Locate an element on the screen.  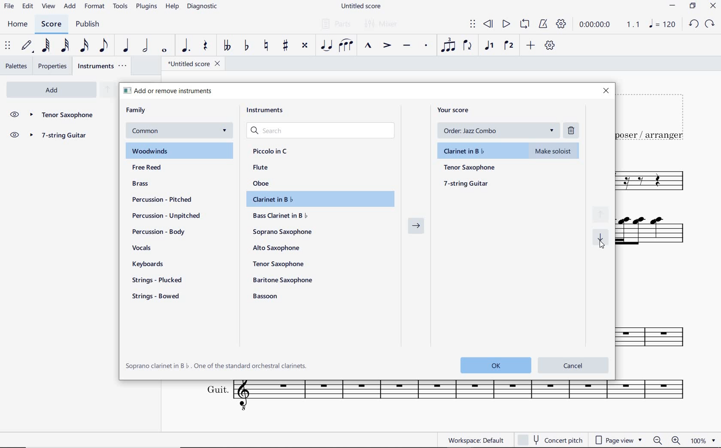
add selected instrument to score is located at coordinates (416, 228).